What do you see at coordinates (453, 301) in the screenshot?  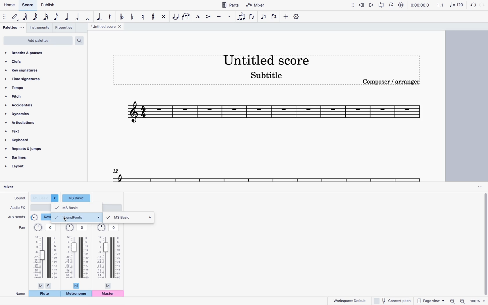 I see `zoom out` at bounding box center [453, 301].